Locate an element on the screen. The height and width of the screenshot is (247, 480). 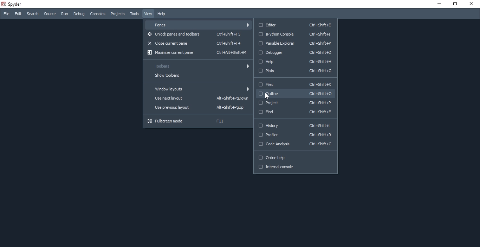
Variable Explorer is located at coordinates (295, 44).